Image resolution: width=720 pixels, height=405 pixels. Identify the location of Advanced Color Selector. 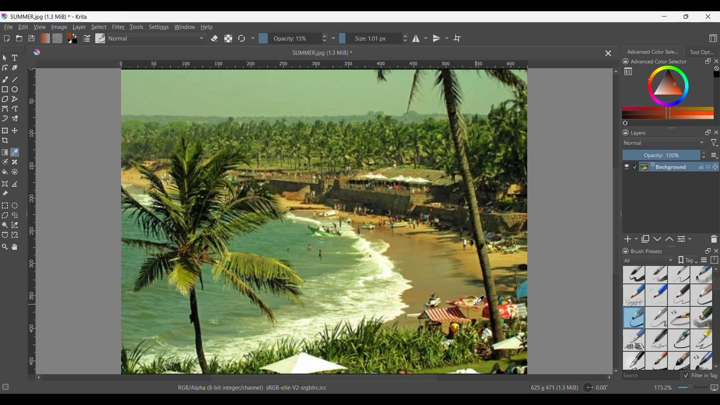
(659, 61).